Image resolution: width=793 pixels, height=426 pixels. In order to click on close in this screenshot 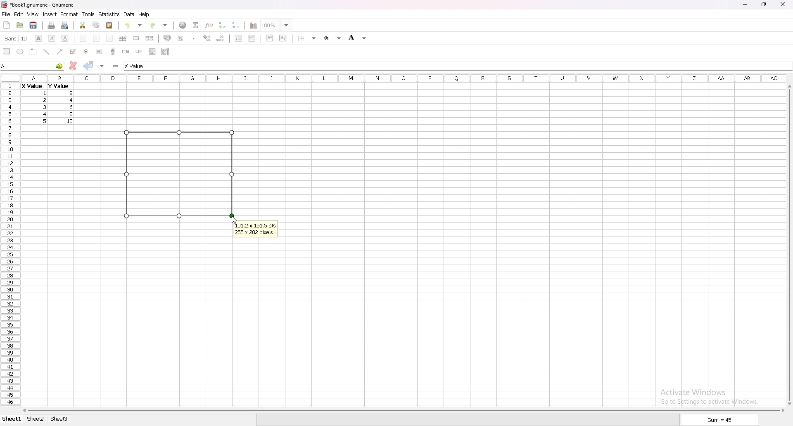, I will do `click(783, 4)`.